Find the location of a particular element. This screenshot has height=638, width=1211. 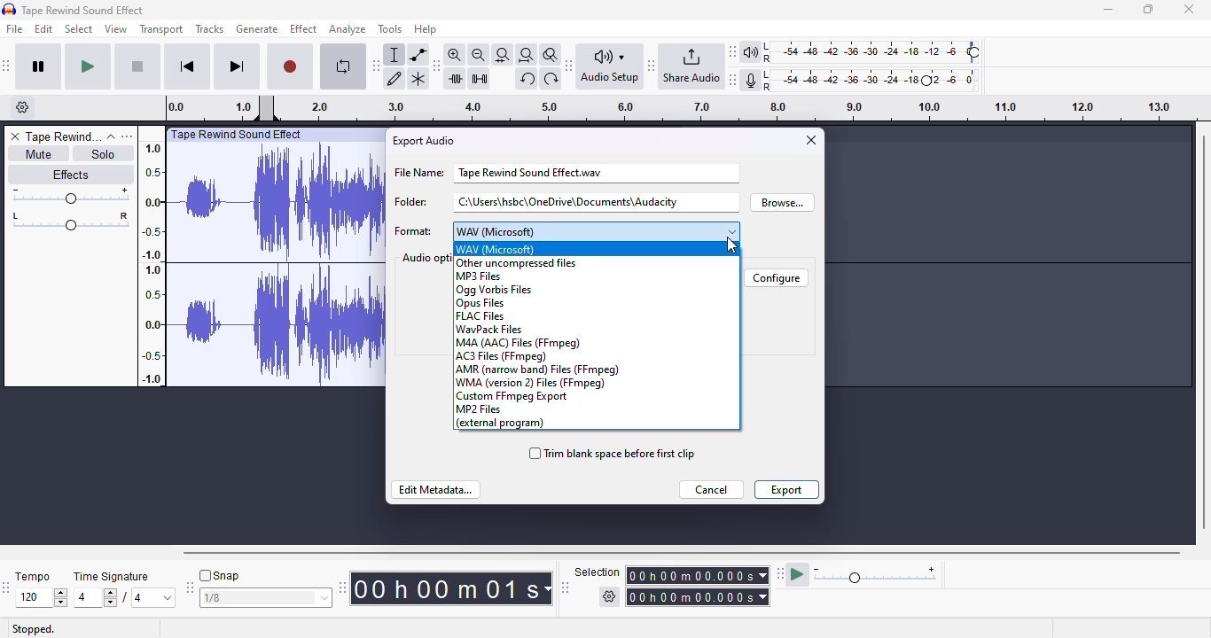

external program is located at coordinates (499, 424).